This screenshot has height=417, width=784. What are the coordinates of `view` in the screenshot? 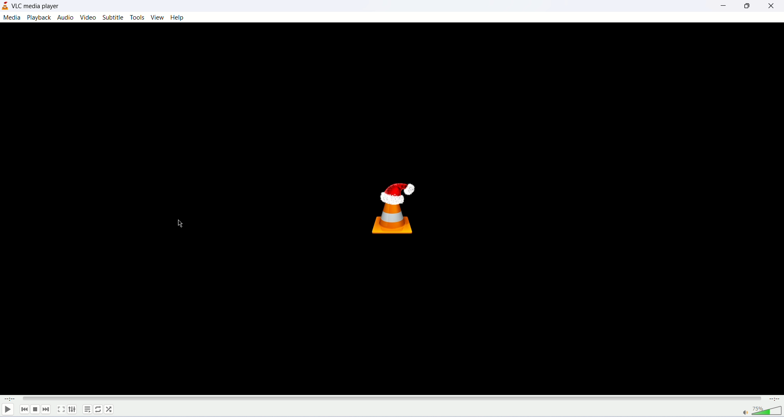 It's located at (156, 17).